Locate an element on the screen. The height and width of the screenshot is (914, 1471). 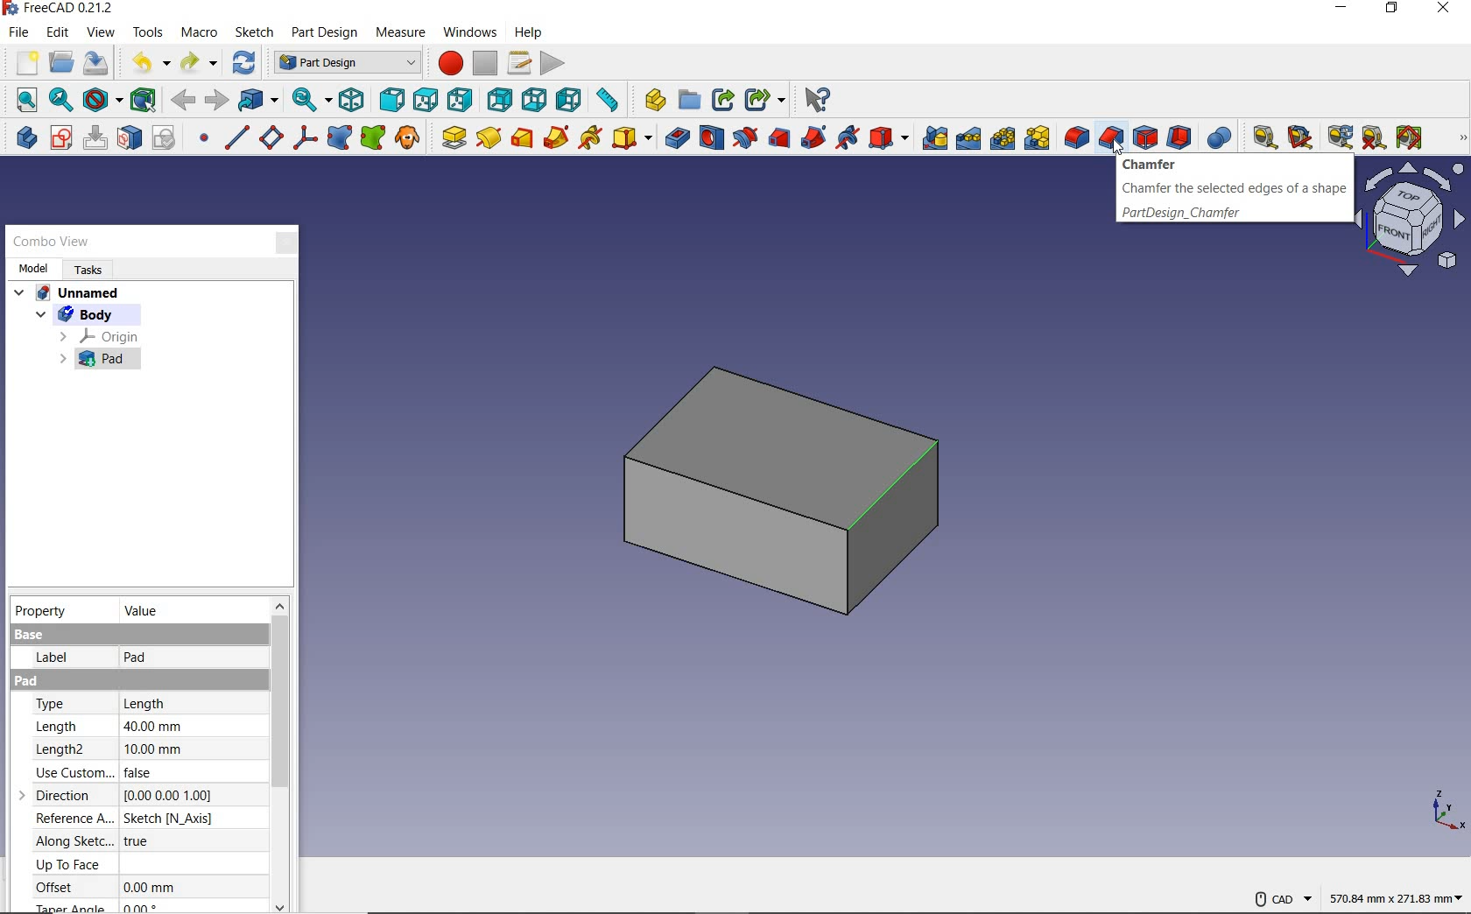
fit selection is located at coordinates (60, 101).